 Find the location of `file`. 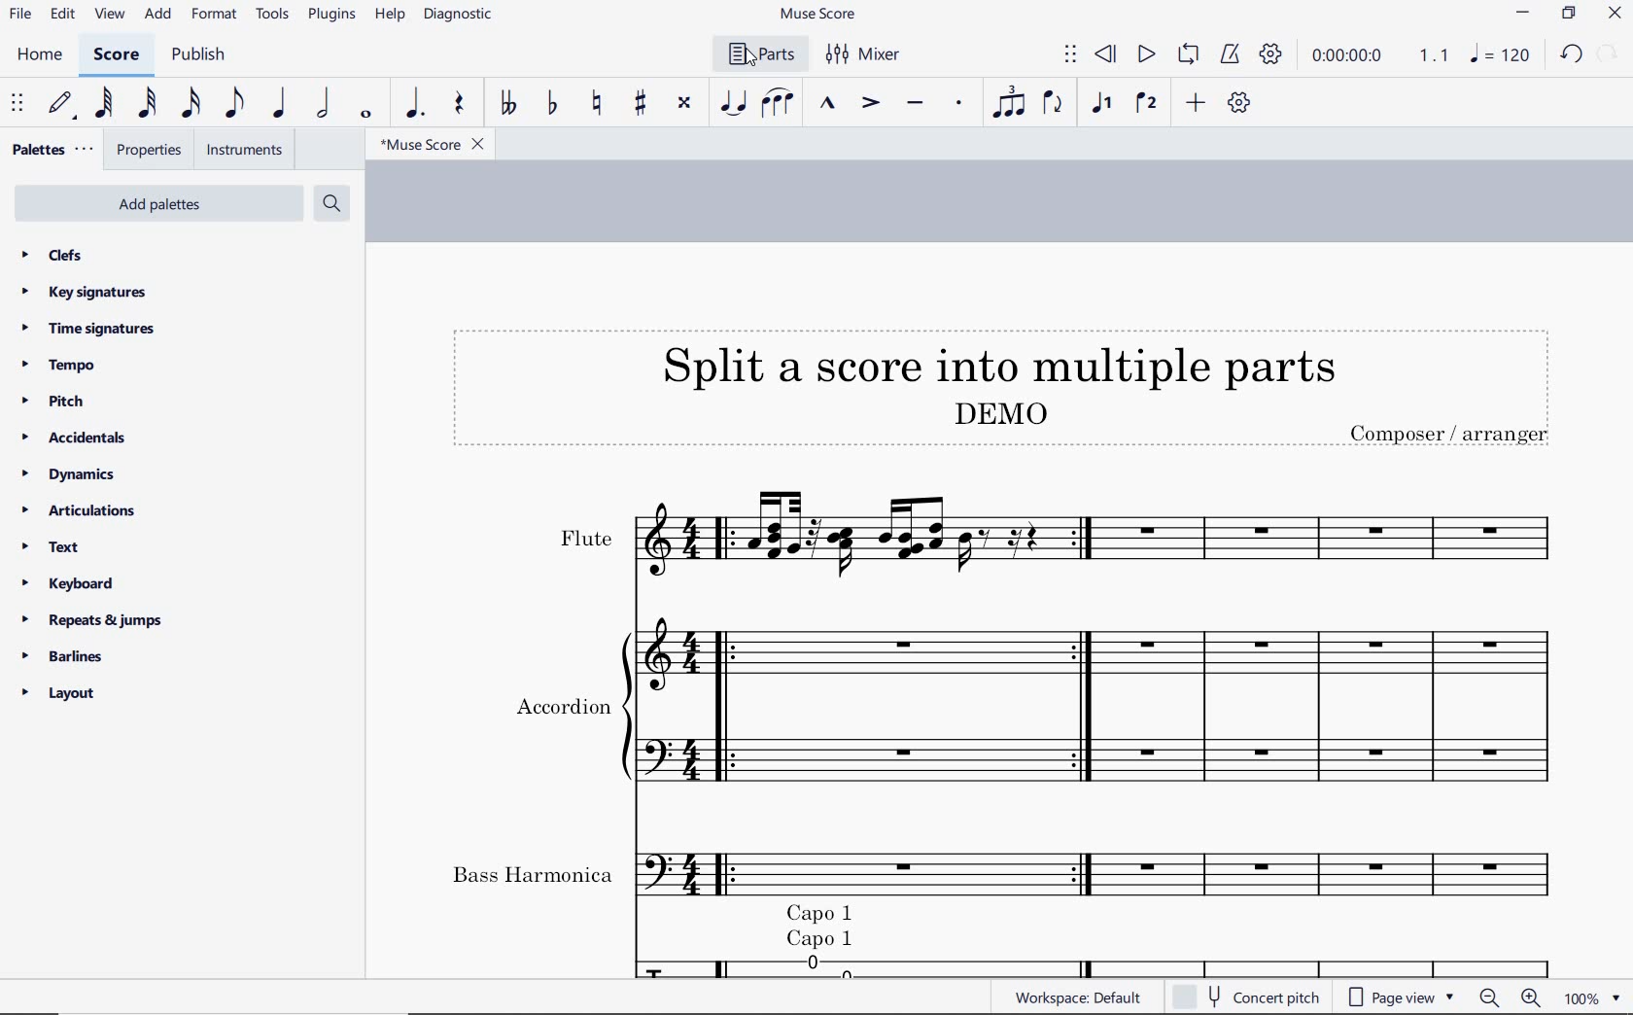

file is located at coordinates (19, 14).